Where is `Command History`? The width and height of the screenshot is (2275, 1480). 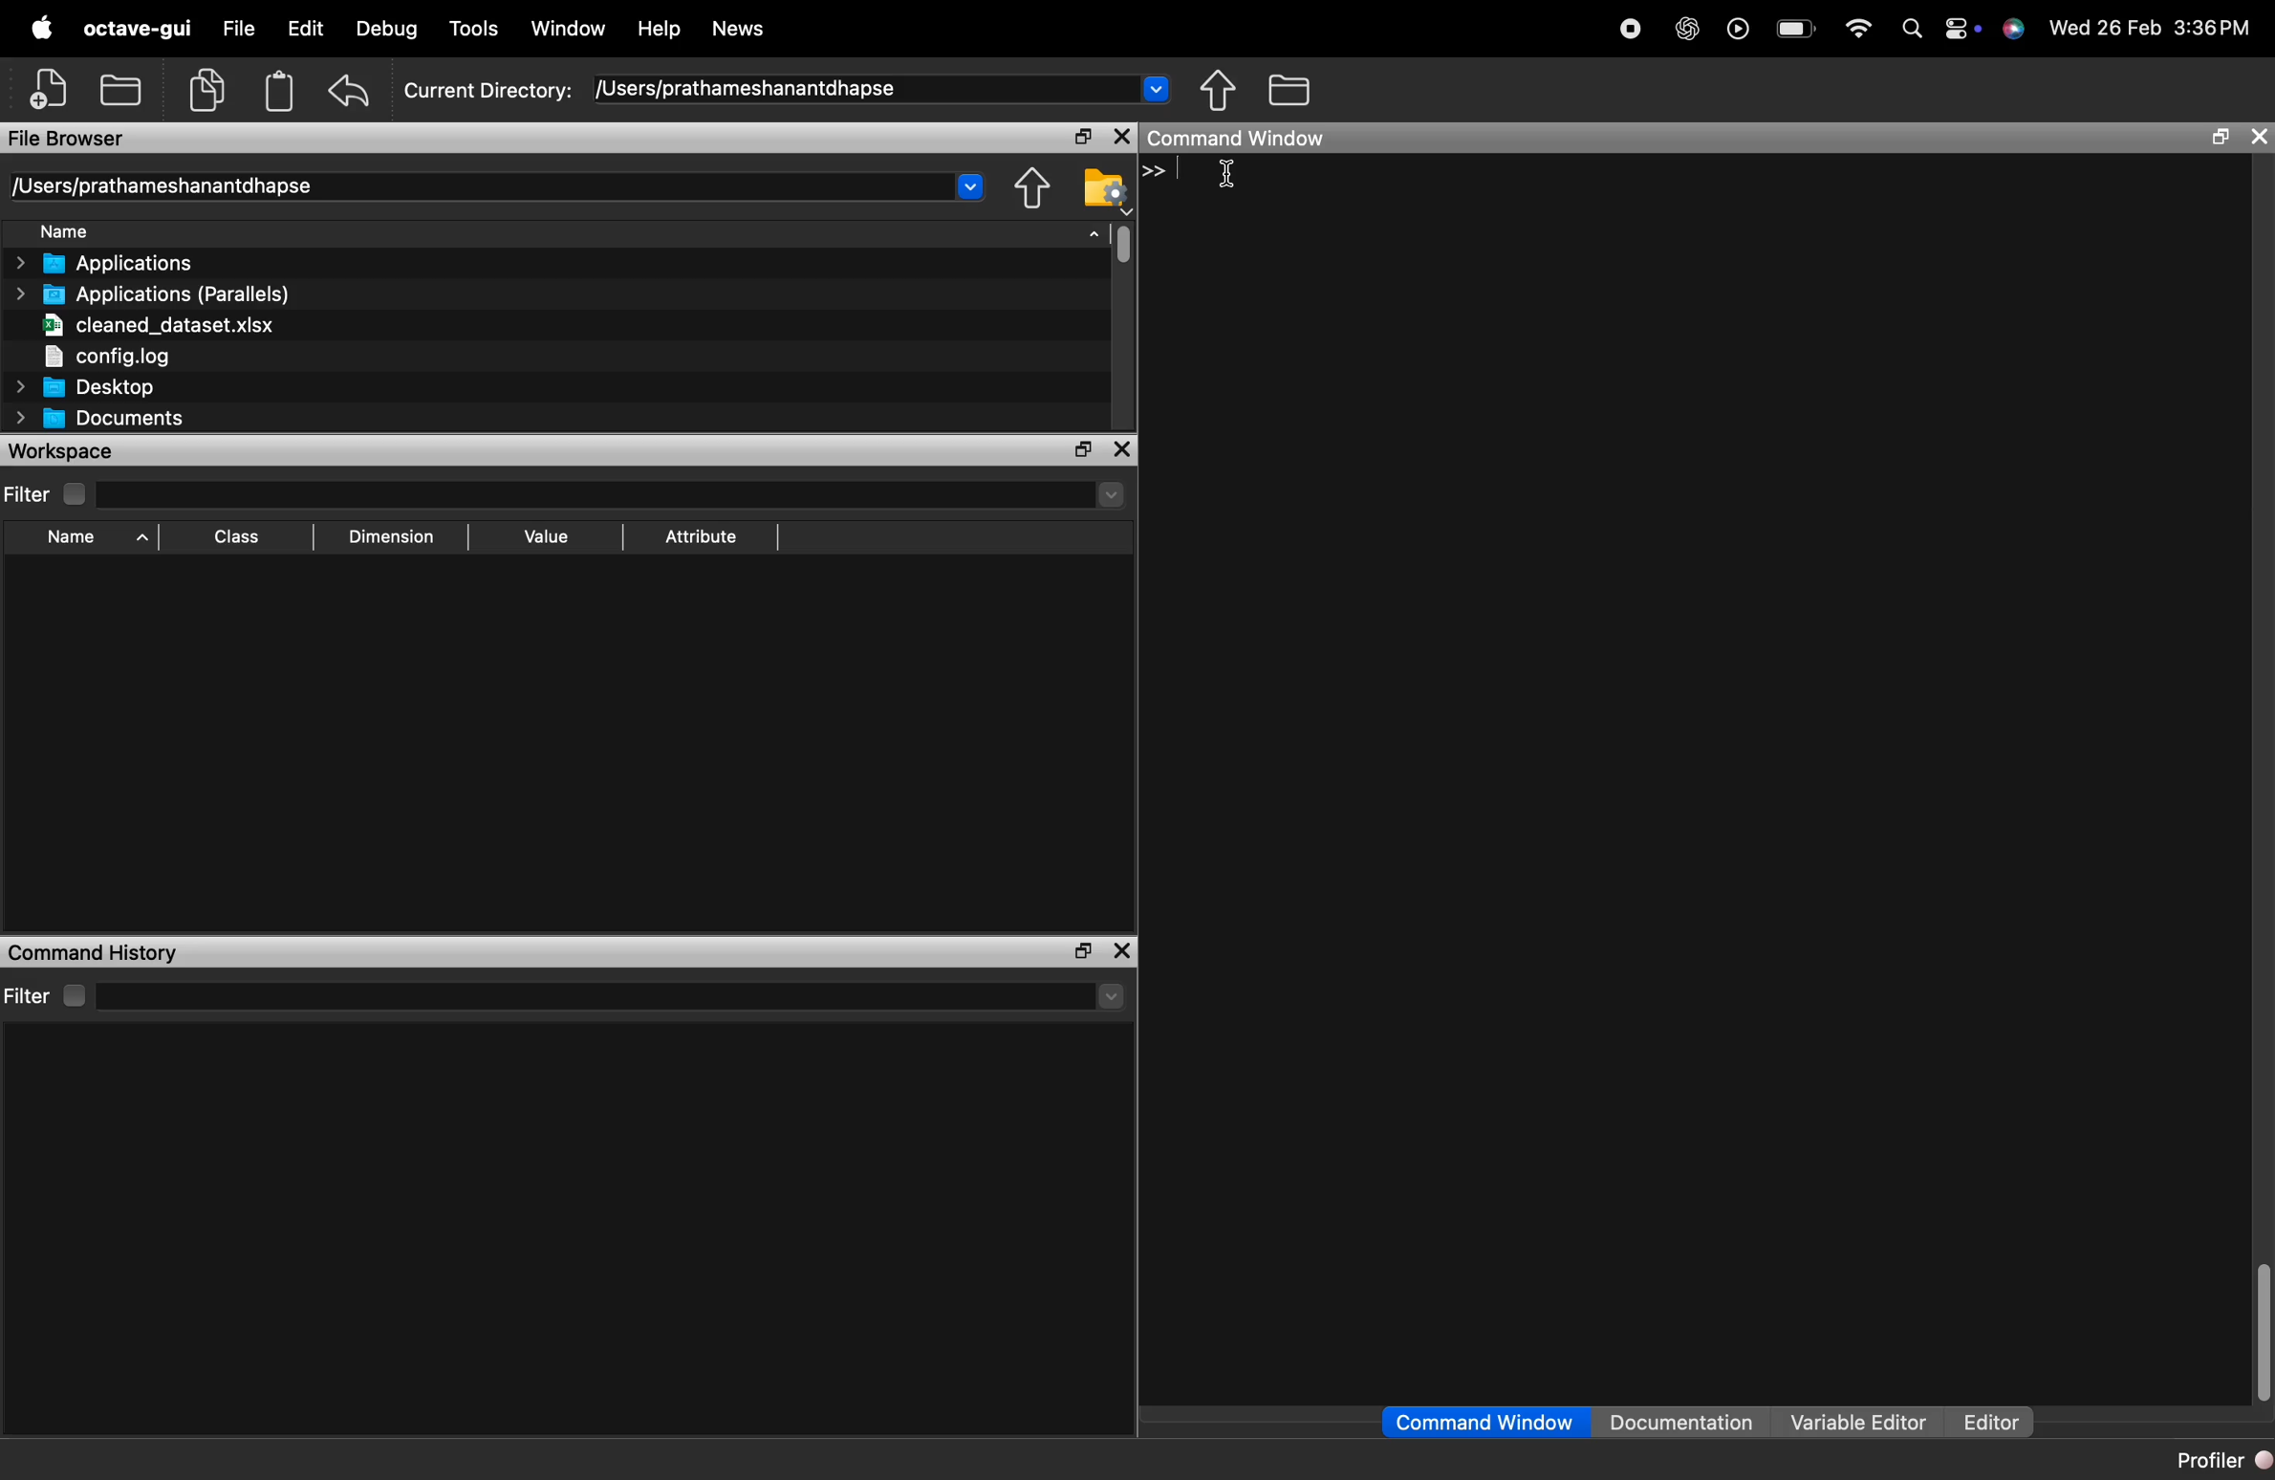 Command History is located at coordinates (531, 951).